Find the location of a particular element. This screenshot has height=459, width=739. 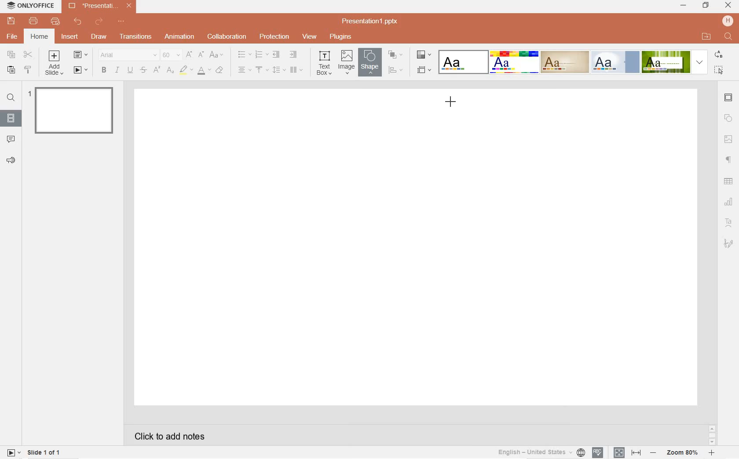

view is located at coordinates (310, 37).